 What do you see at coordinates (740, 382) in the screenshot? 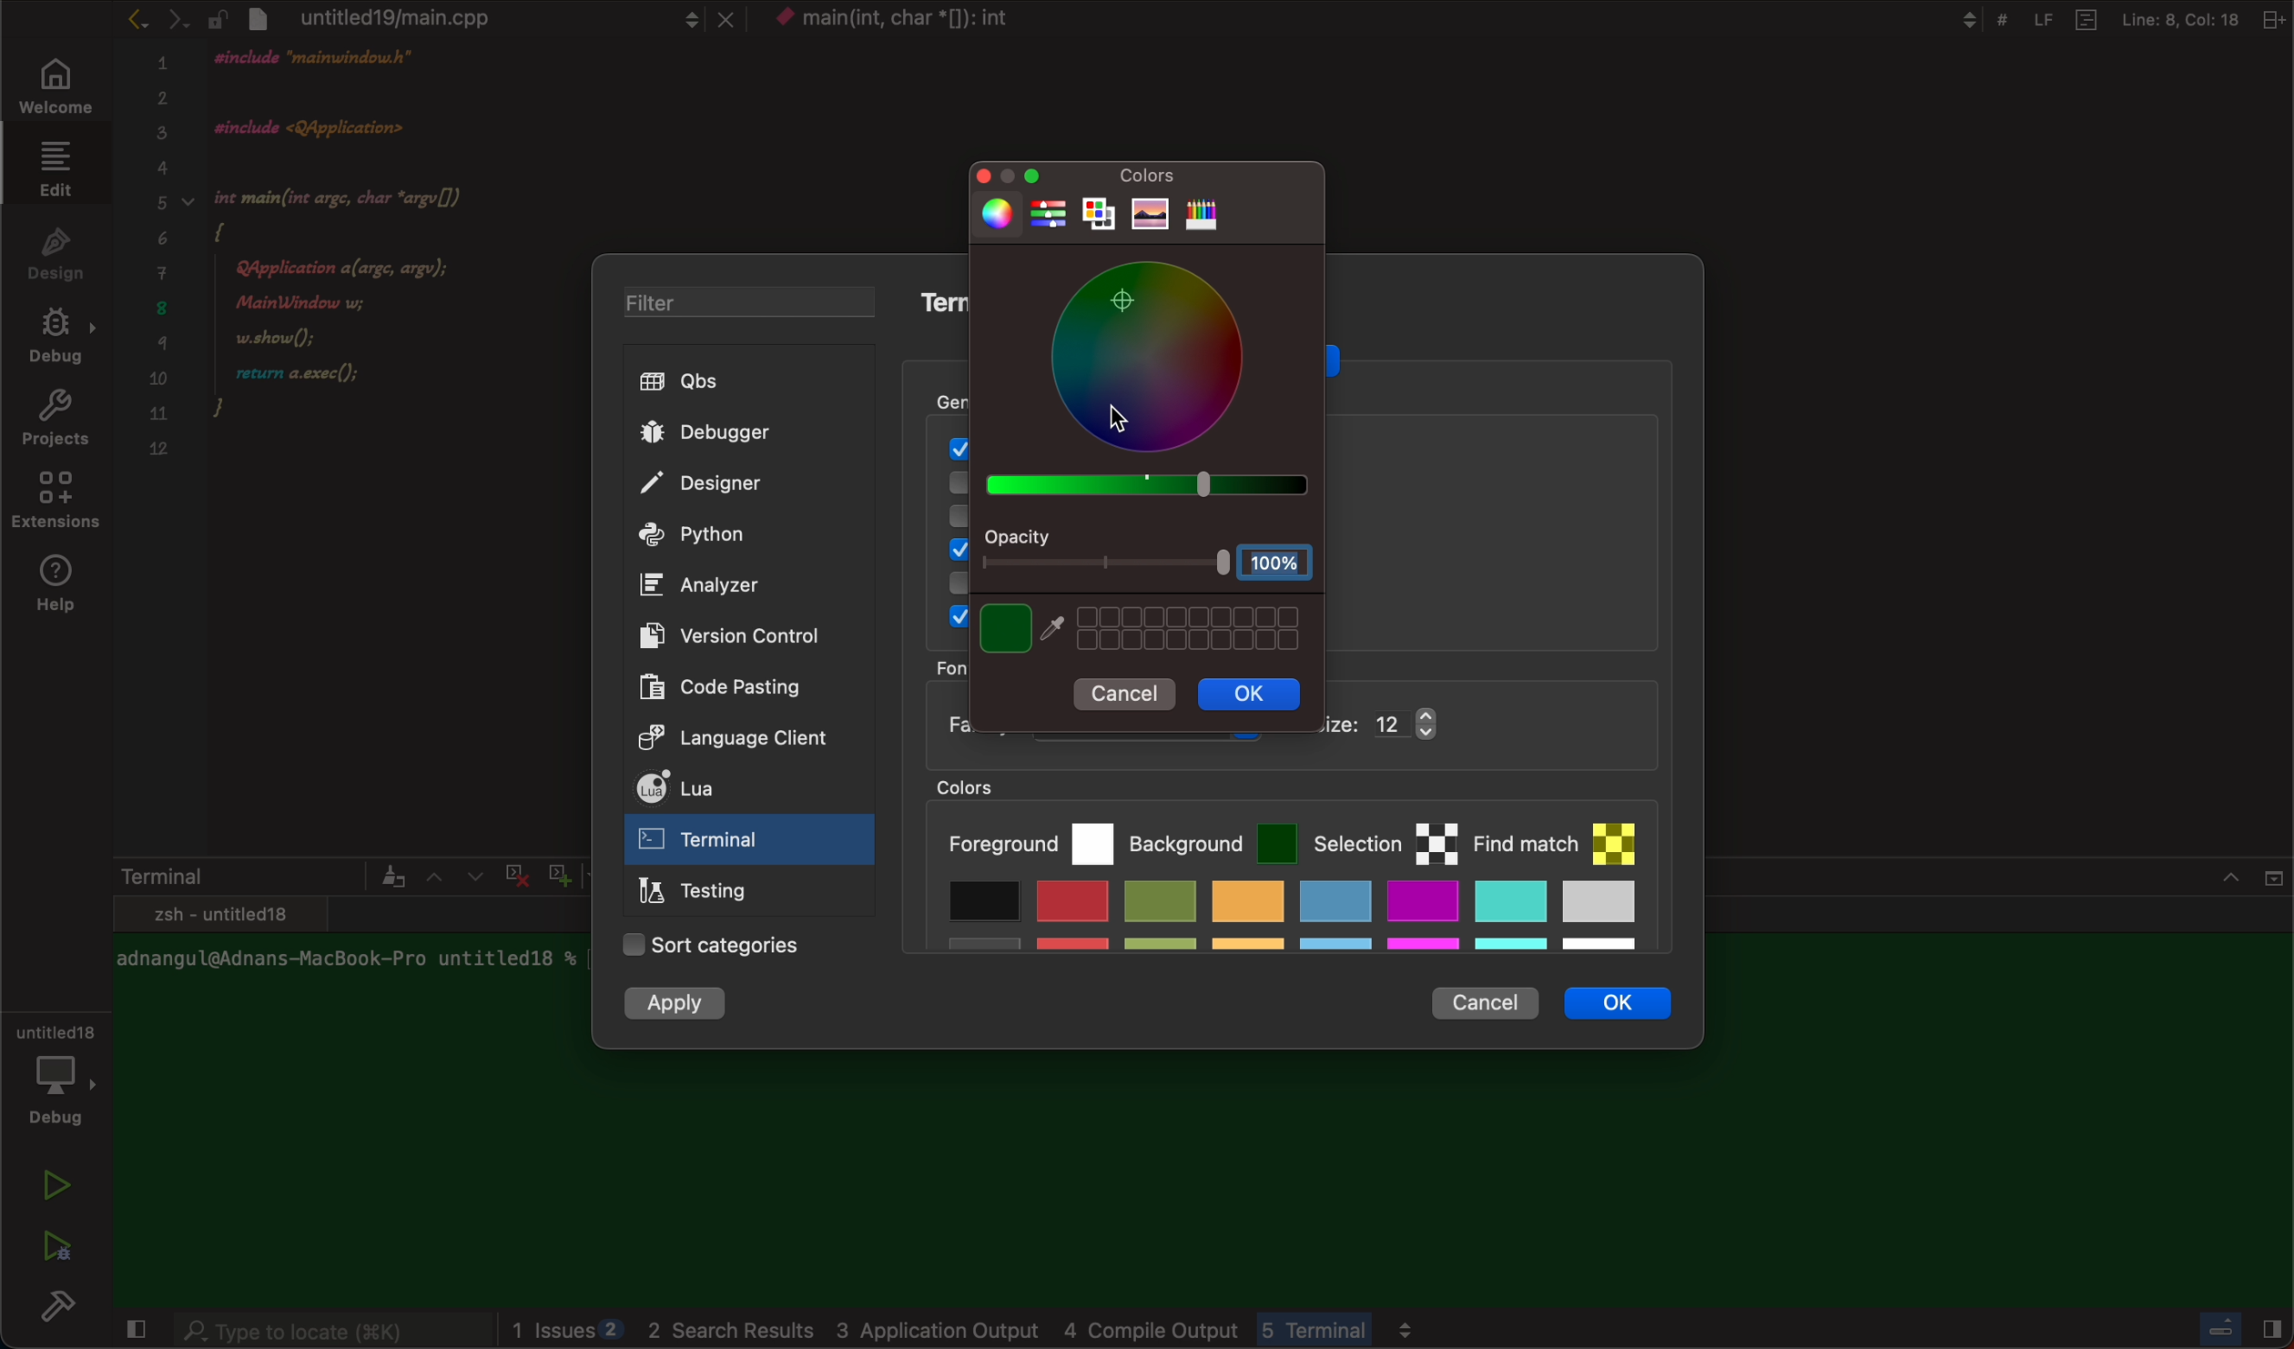
I see `qbs` at bounding box center [740, 382].